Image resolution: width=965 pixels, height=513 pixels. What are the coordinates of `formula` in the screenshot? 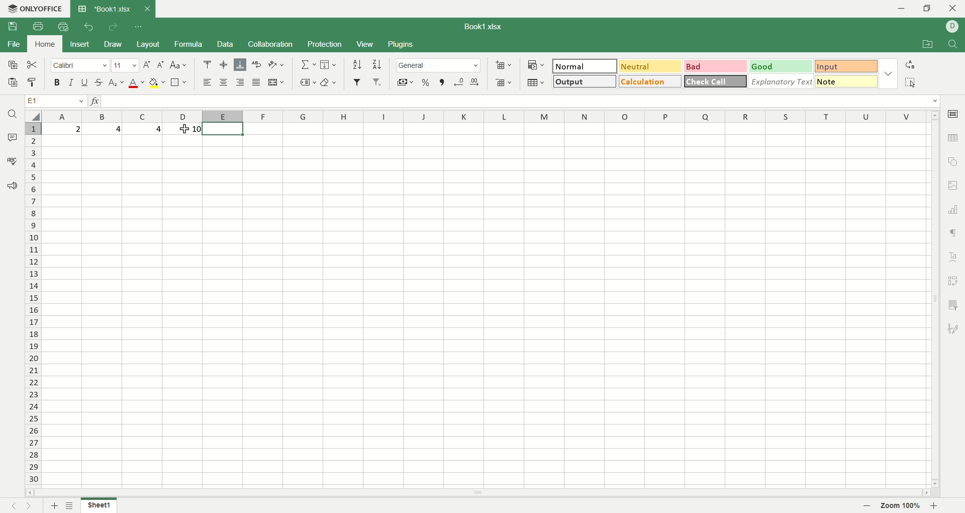 It's located at (188, 44).